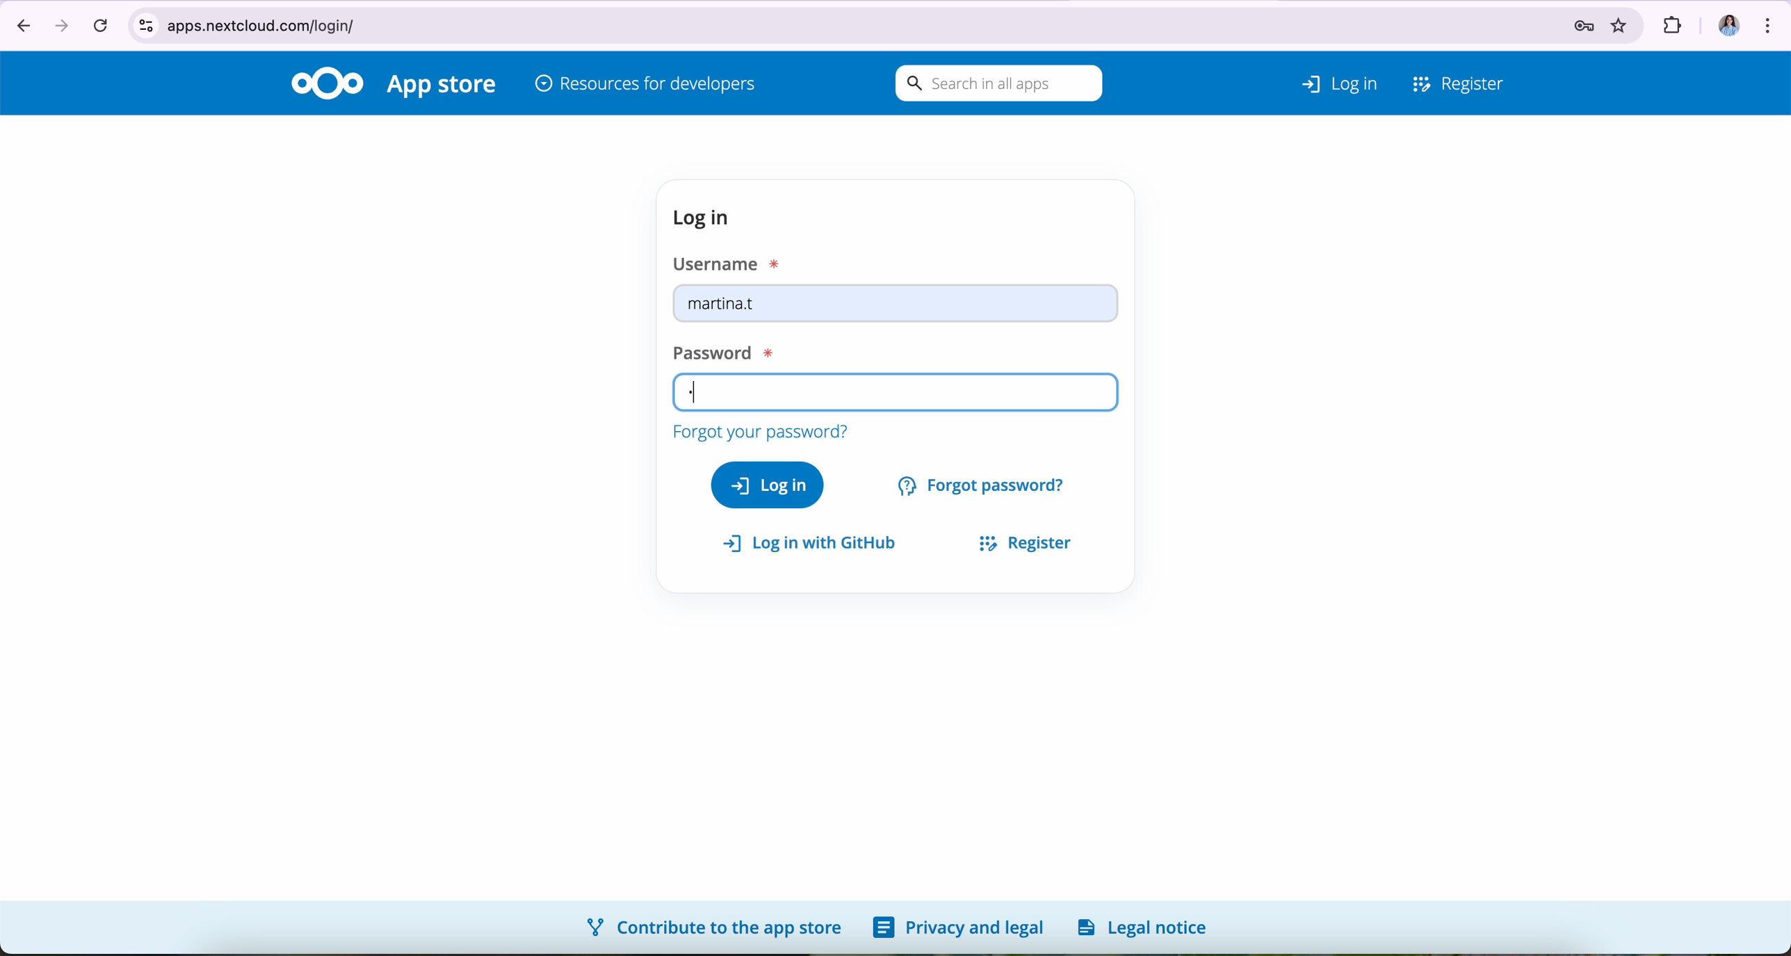  Describe the element at coordinates (768, 484) in the screenshot. I see `log in ` at that location.